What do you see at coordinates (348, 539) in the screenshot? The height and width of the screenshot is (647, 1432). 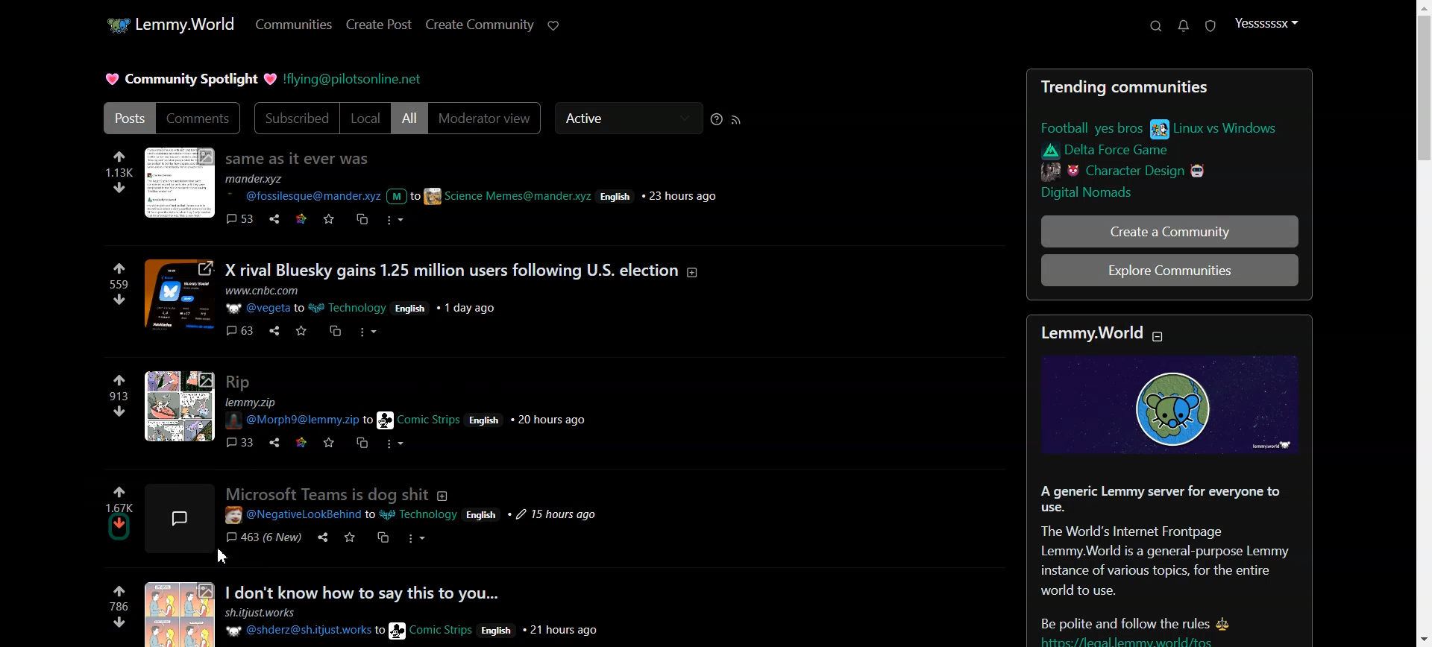 I see `save` at bounding box center [348, 539].